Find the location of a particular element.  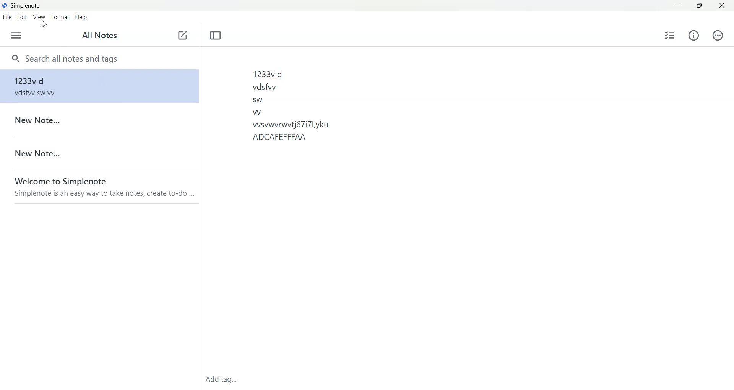

Note File is located at coordinates (99, 120).